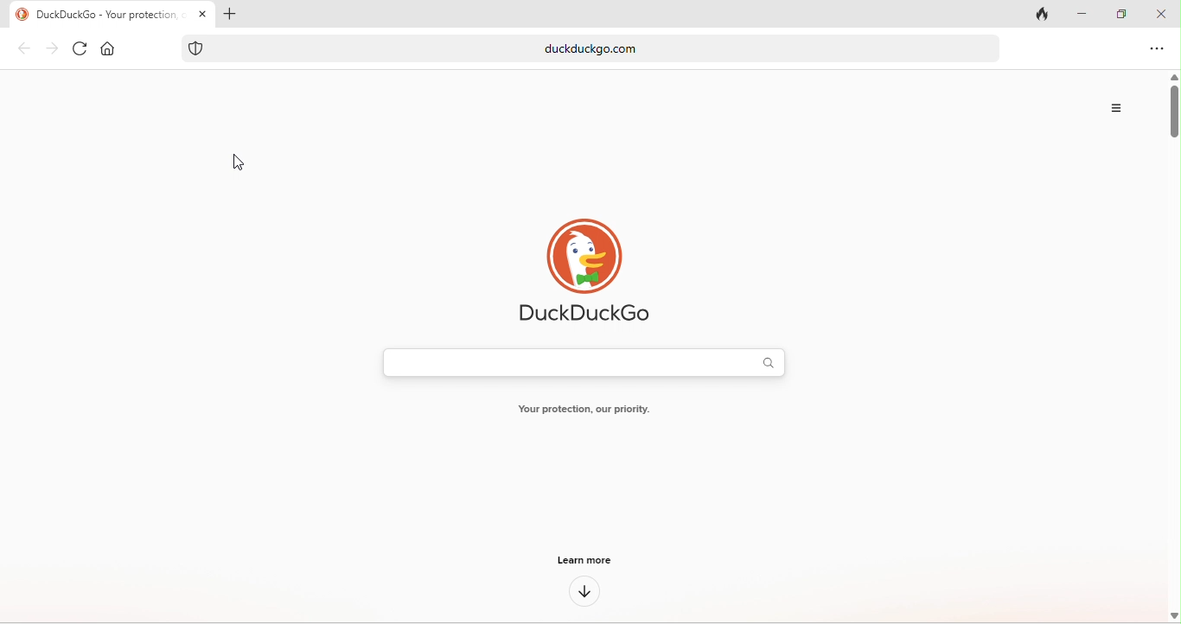  I want to click on duckduckgo.com, so click(609, 48).